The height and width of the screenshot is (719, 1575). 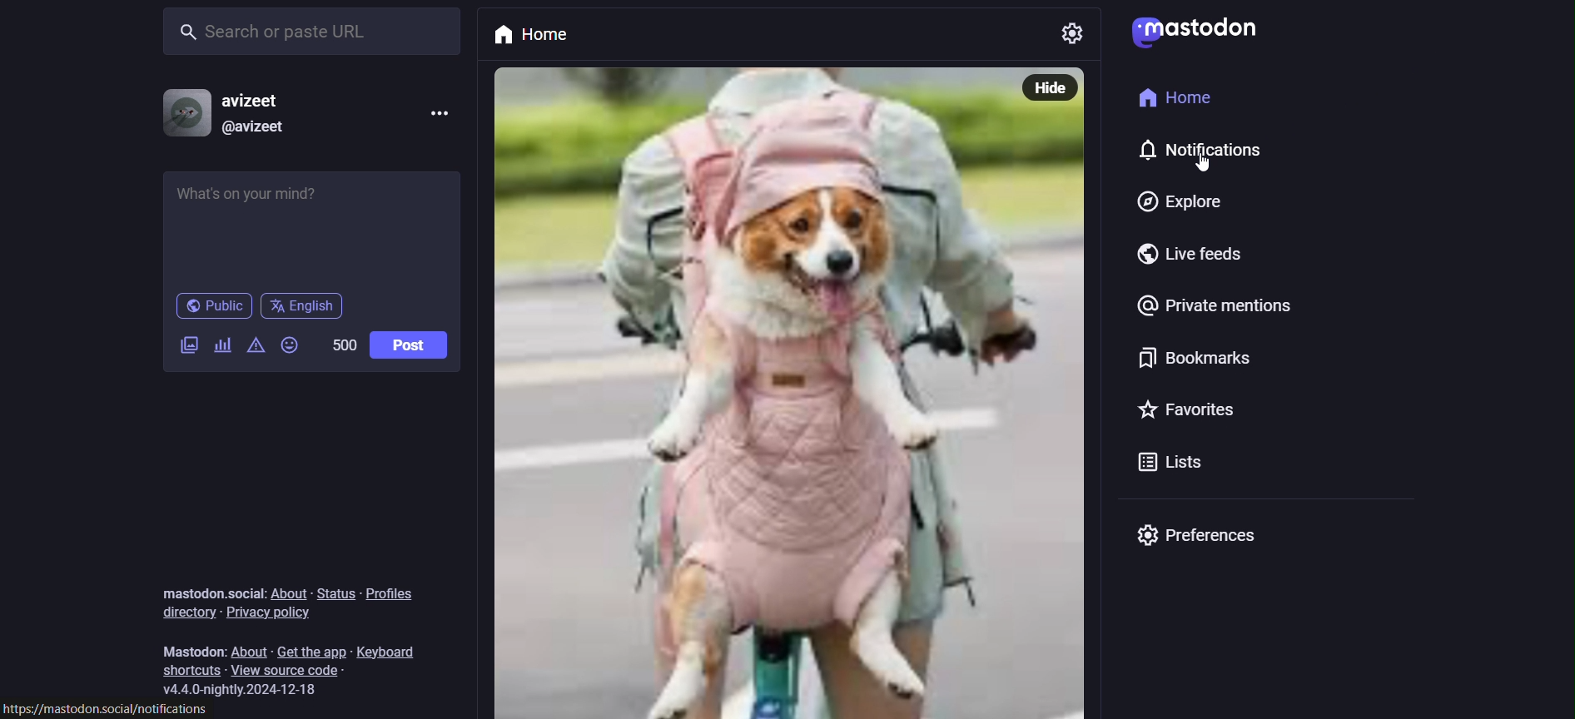 I want to click on directory, so click(x=180, y=612).